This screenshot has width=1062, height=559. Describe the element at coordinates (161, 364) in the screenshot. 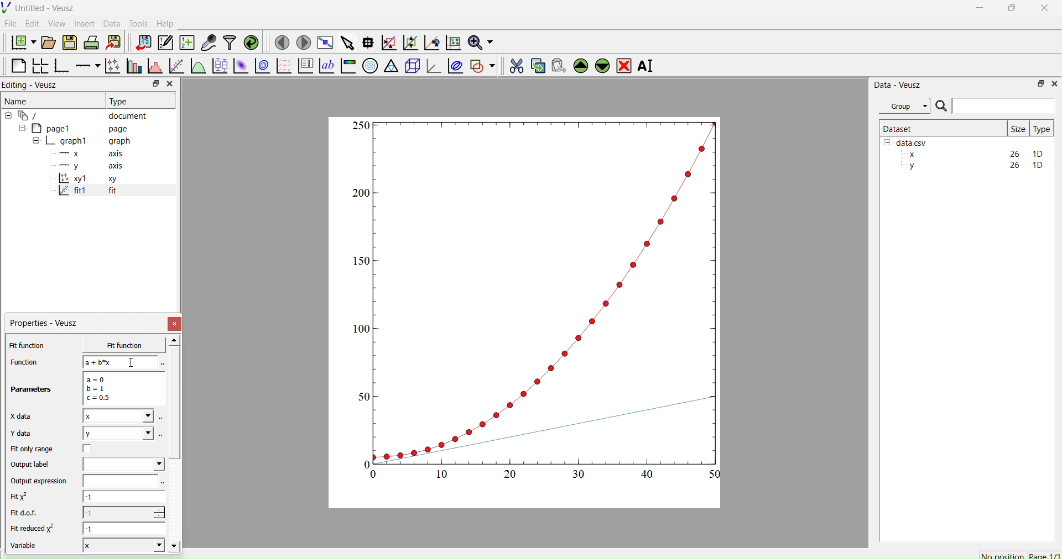

I see `Select using dataset browser` at that location.